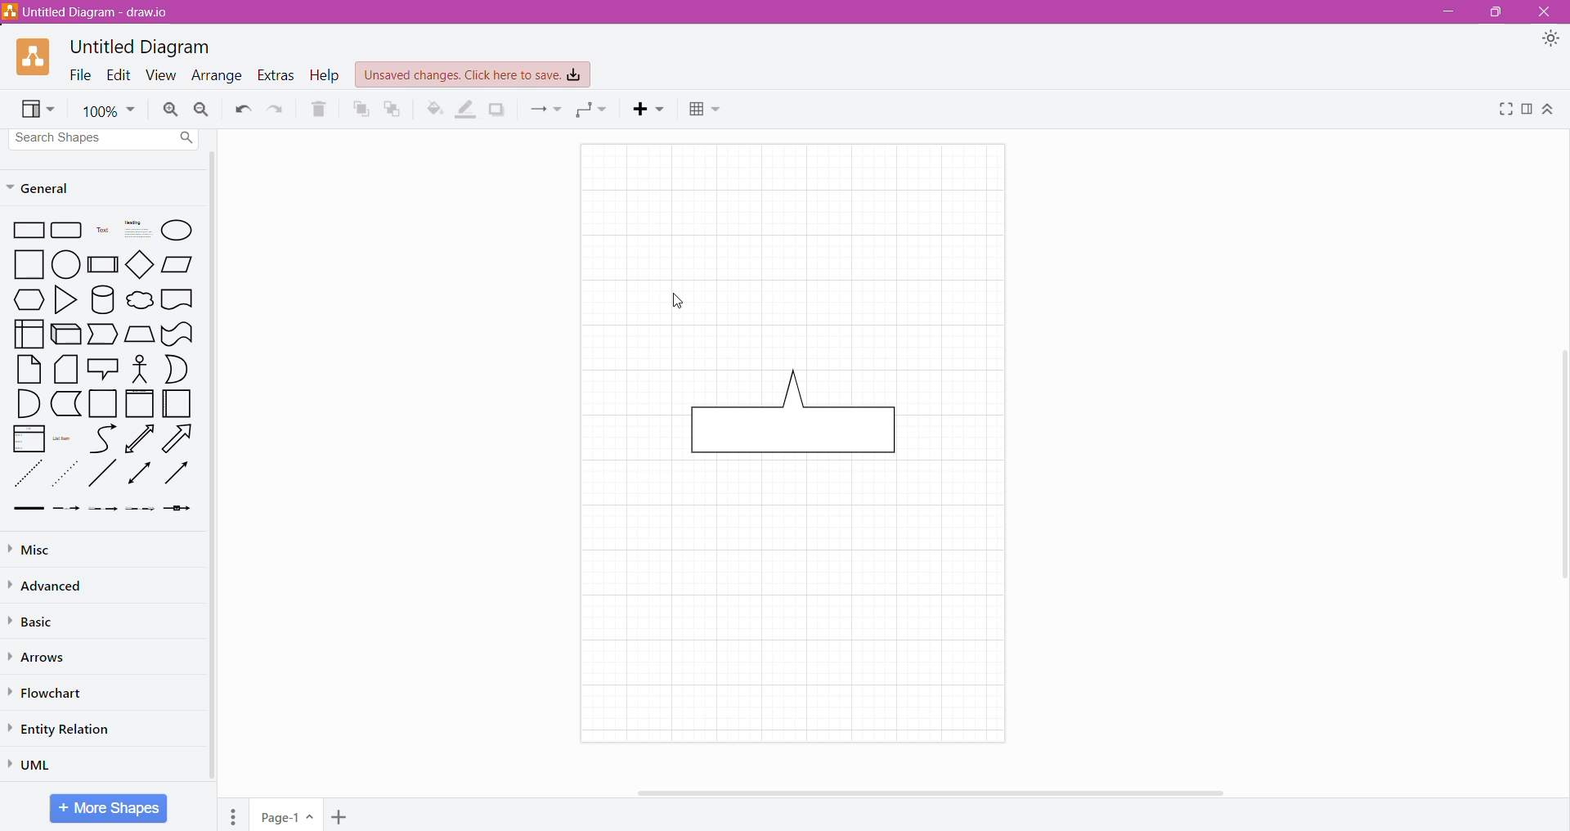  I want to click on Thick line, so click(29, 510).